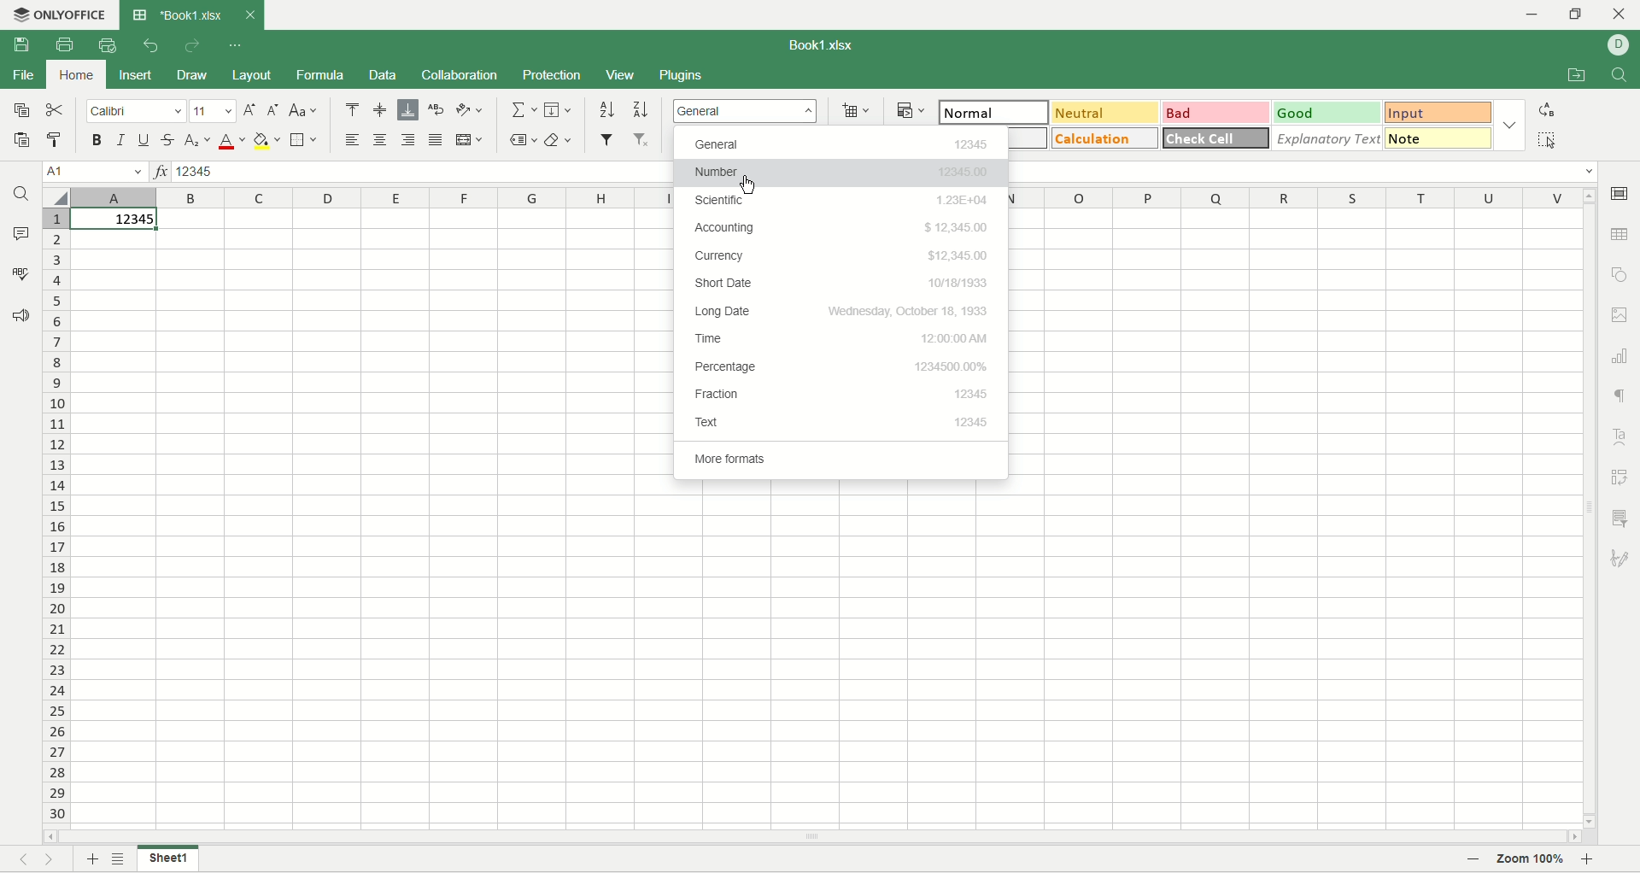  I want to click on number, so click(843, 176).